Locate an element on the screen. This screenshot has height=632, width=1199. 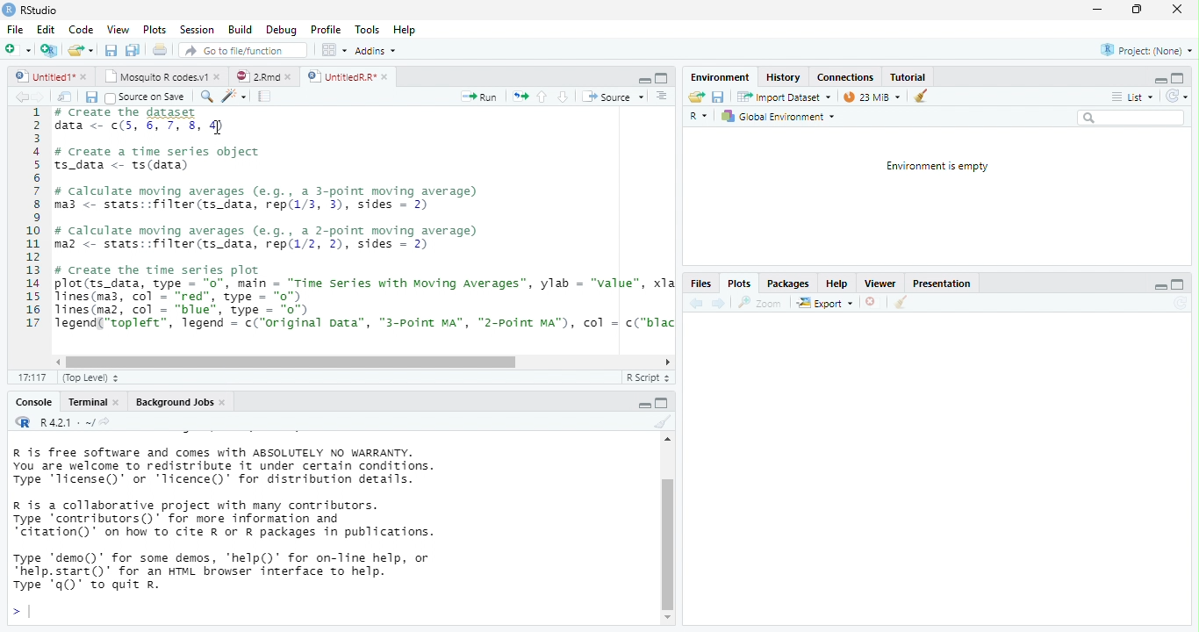
close is located at coordinates (119, 403).